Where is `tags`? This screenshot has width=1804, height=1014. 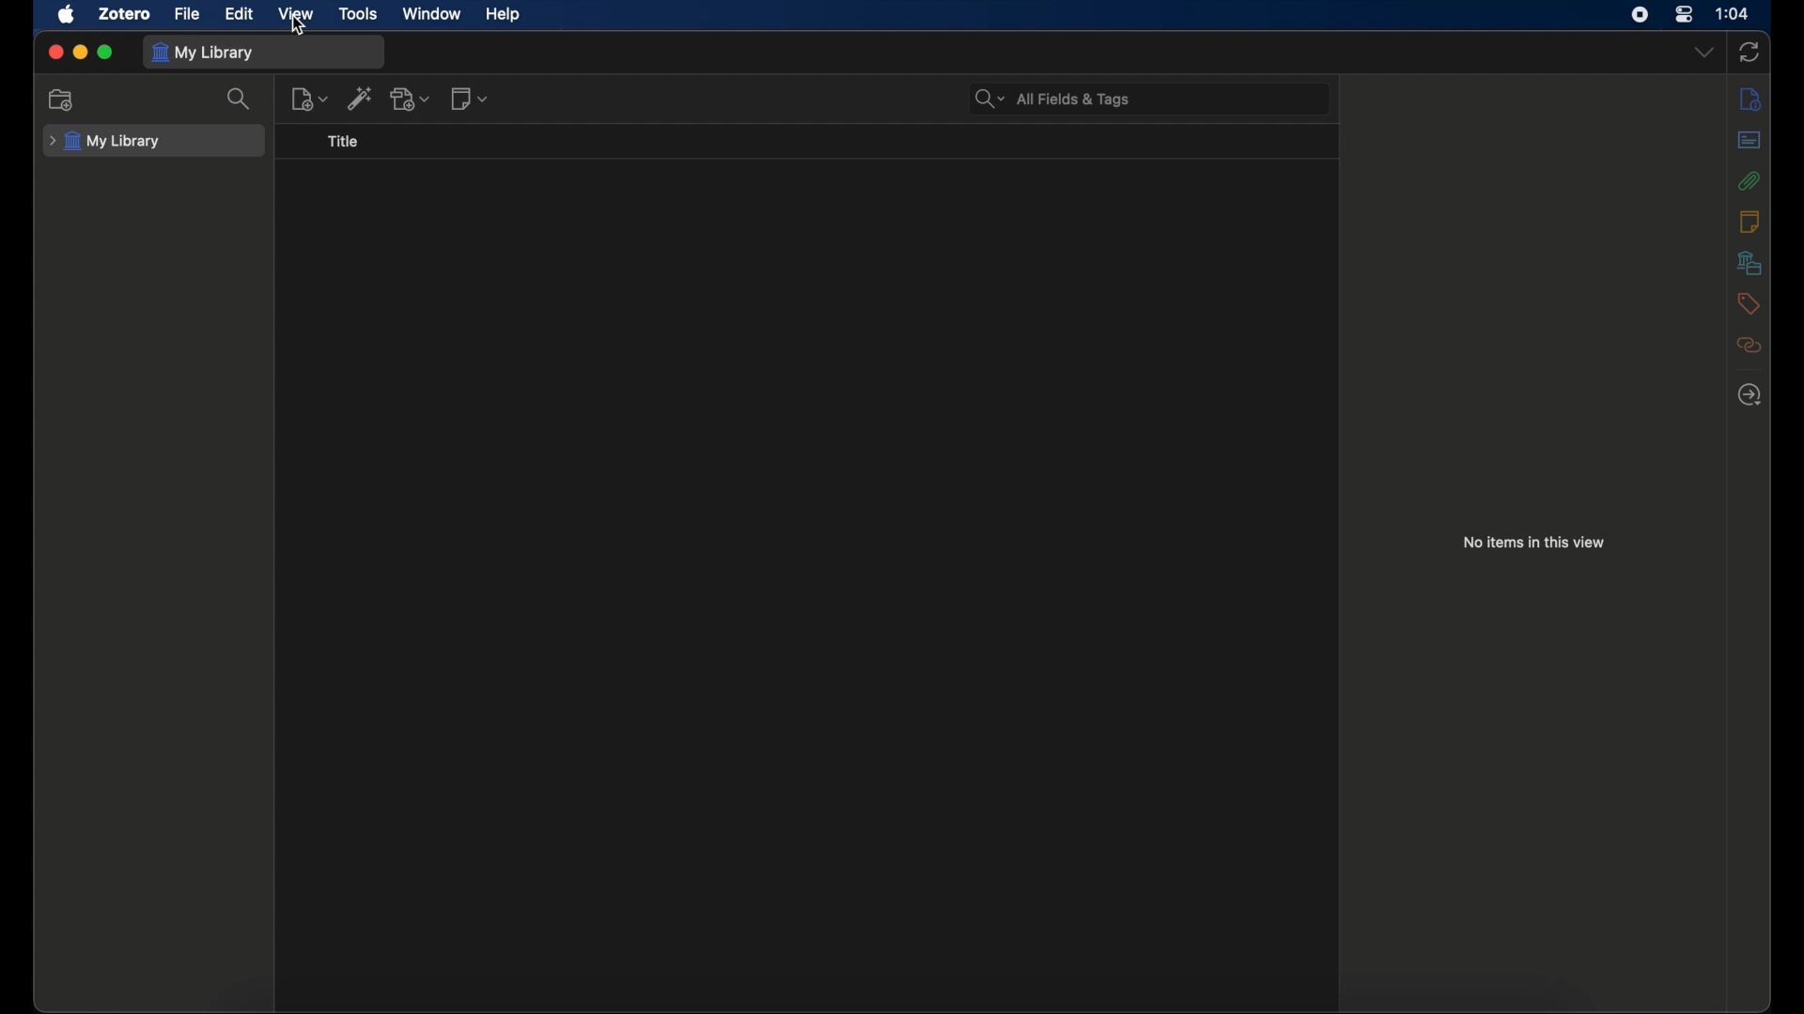
tags is located at coordinates (1750, 304).